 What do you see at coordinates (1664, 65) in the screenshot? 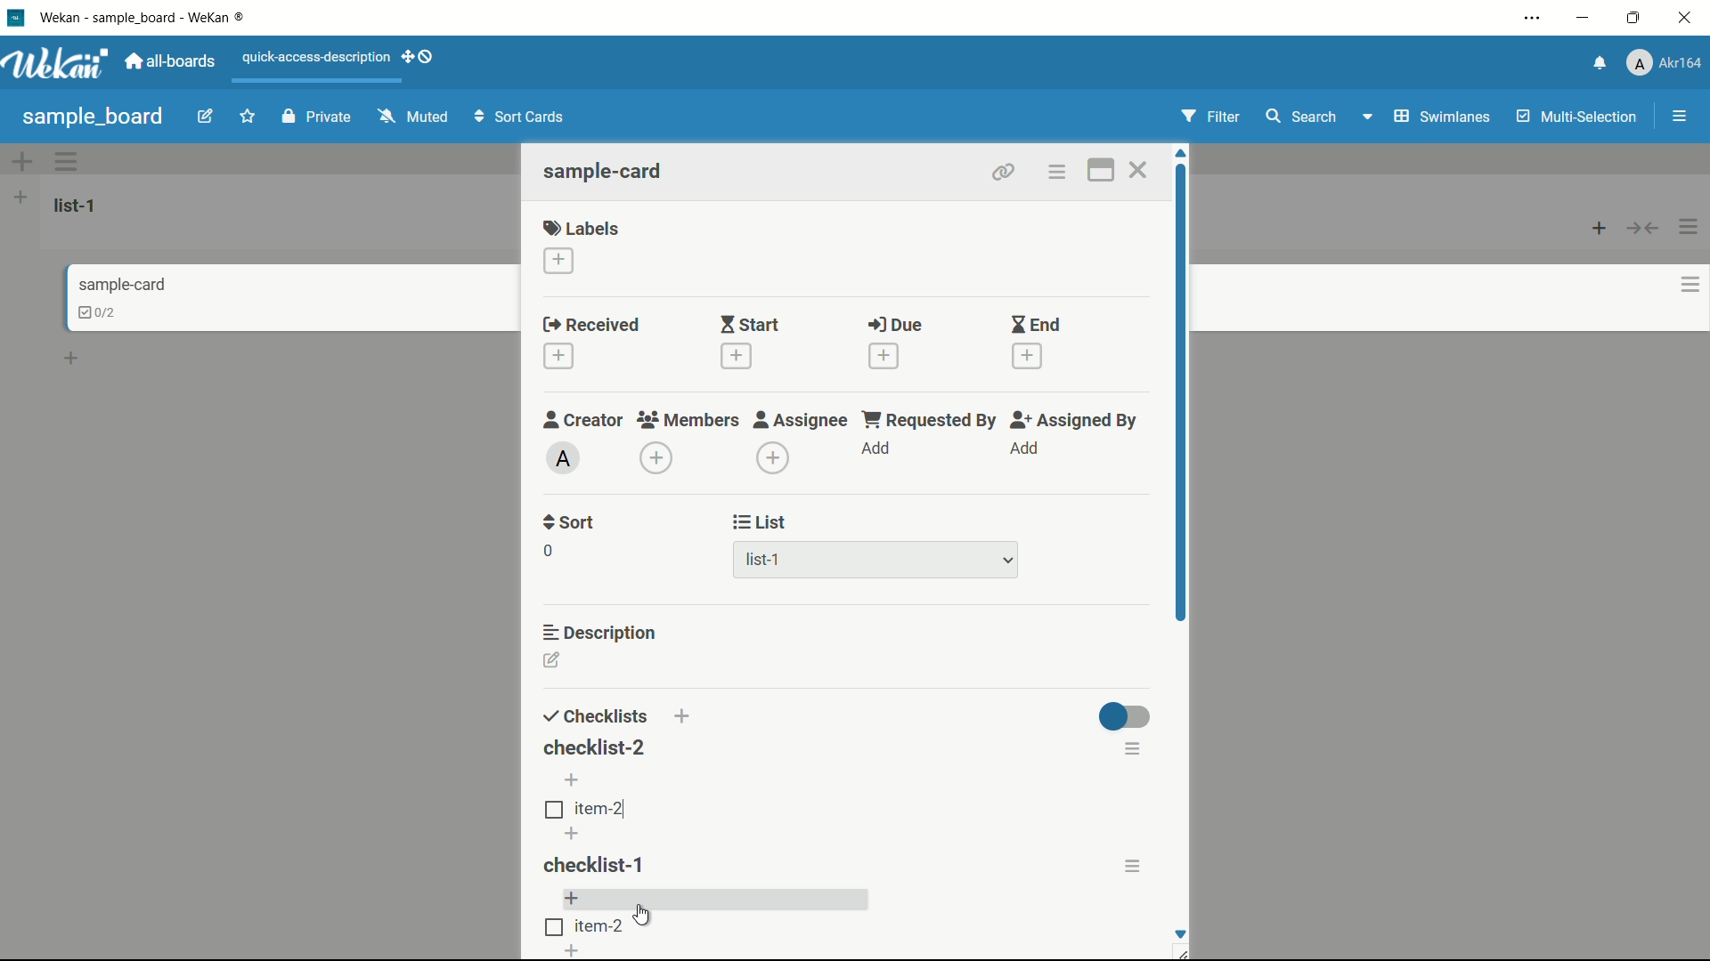
I see `profile` at bounding box center [1664, 65].